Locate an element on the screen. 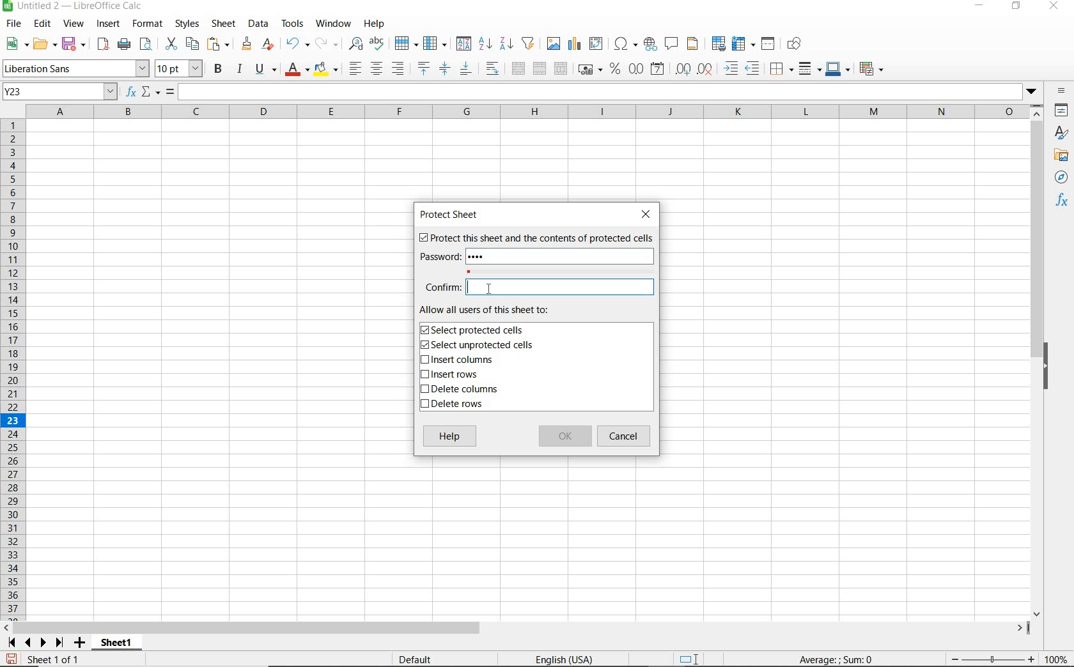  FORMAT AS NUMBER is located at coordinates (637, 68).